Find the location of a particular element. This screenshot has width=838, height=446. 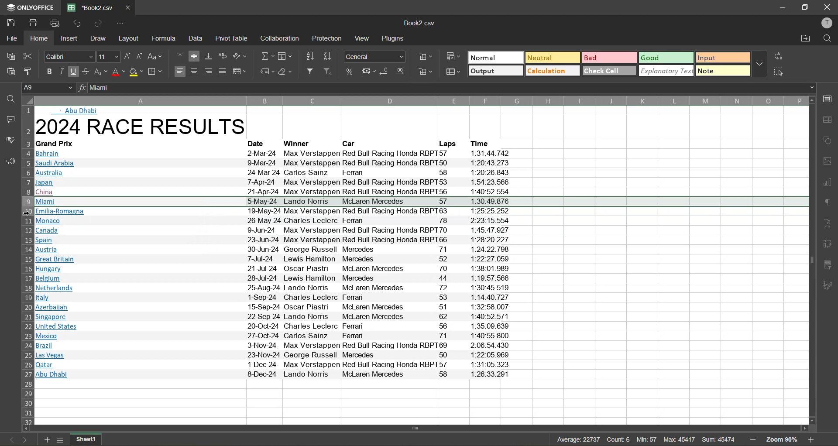

Grand Prix is located at coordinates (64, 143).